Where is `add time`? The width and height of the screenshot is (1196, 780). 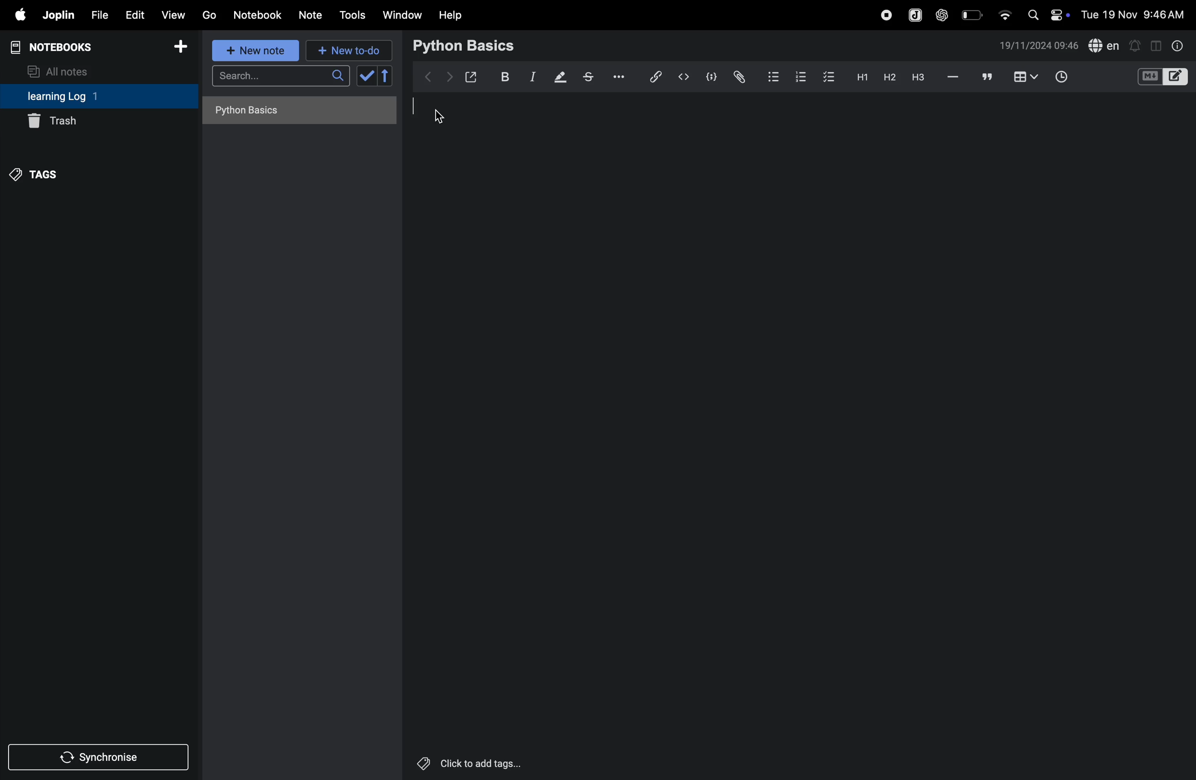
add time is located at coordinates (1073, 78).